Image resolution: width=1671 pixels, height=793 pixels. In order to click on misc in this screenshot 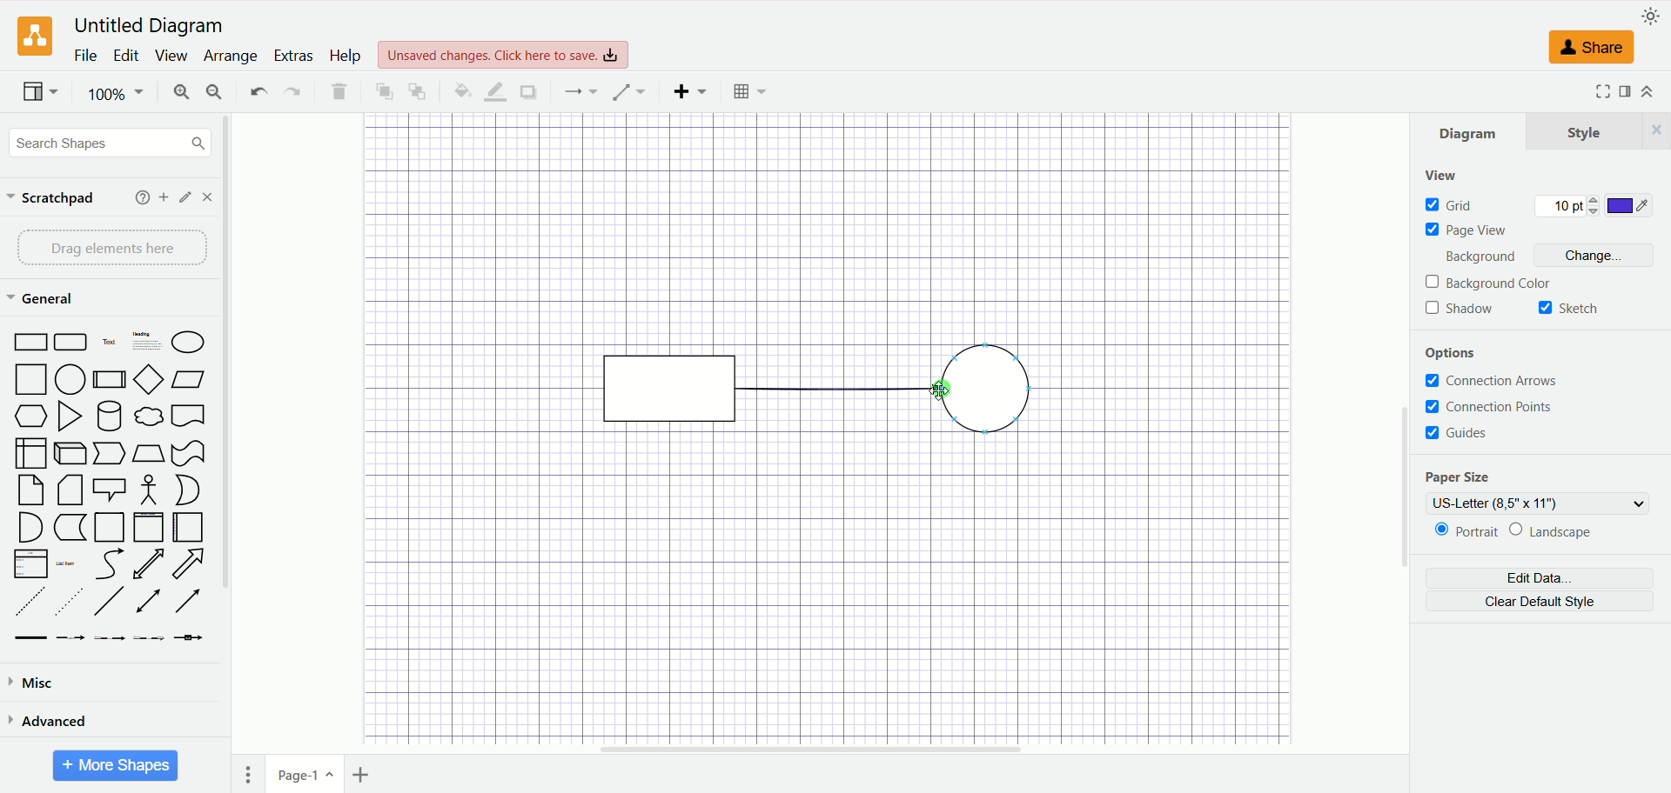, I will do `click(40, 681)`.